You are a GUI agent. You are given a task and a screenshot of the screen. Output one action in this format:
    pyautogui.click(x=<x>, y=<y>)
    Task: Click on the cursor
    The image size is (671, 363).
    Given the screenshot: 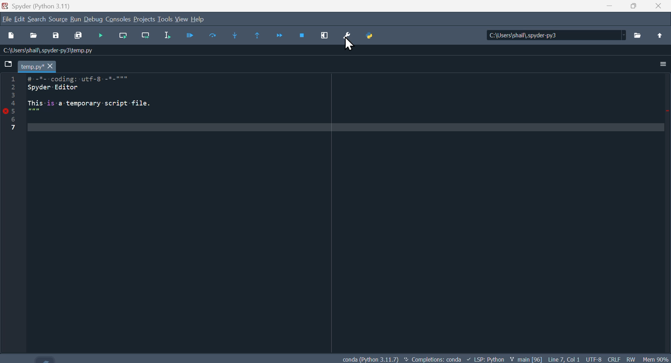 What is the action you would take?
    pyautogui.click(x=349, y=46)
    